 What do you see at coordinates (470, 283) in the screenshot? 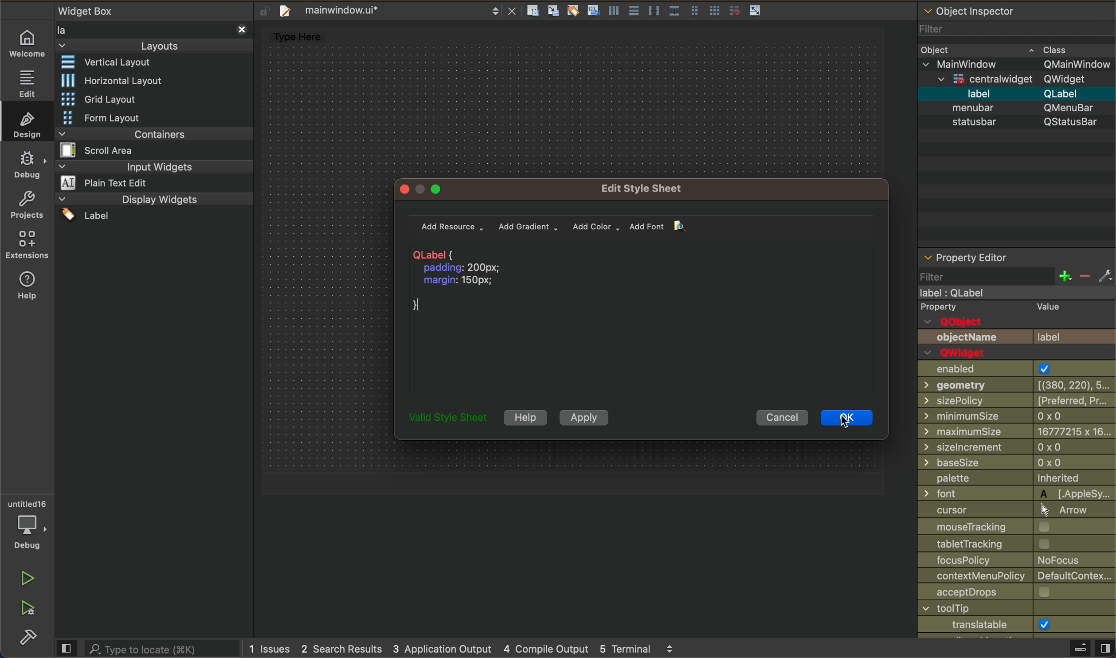
I see `styles code` at bounding box center [470, 283].